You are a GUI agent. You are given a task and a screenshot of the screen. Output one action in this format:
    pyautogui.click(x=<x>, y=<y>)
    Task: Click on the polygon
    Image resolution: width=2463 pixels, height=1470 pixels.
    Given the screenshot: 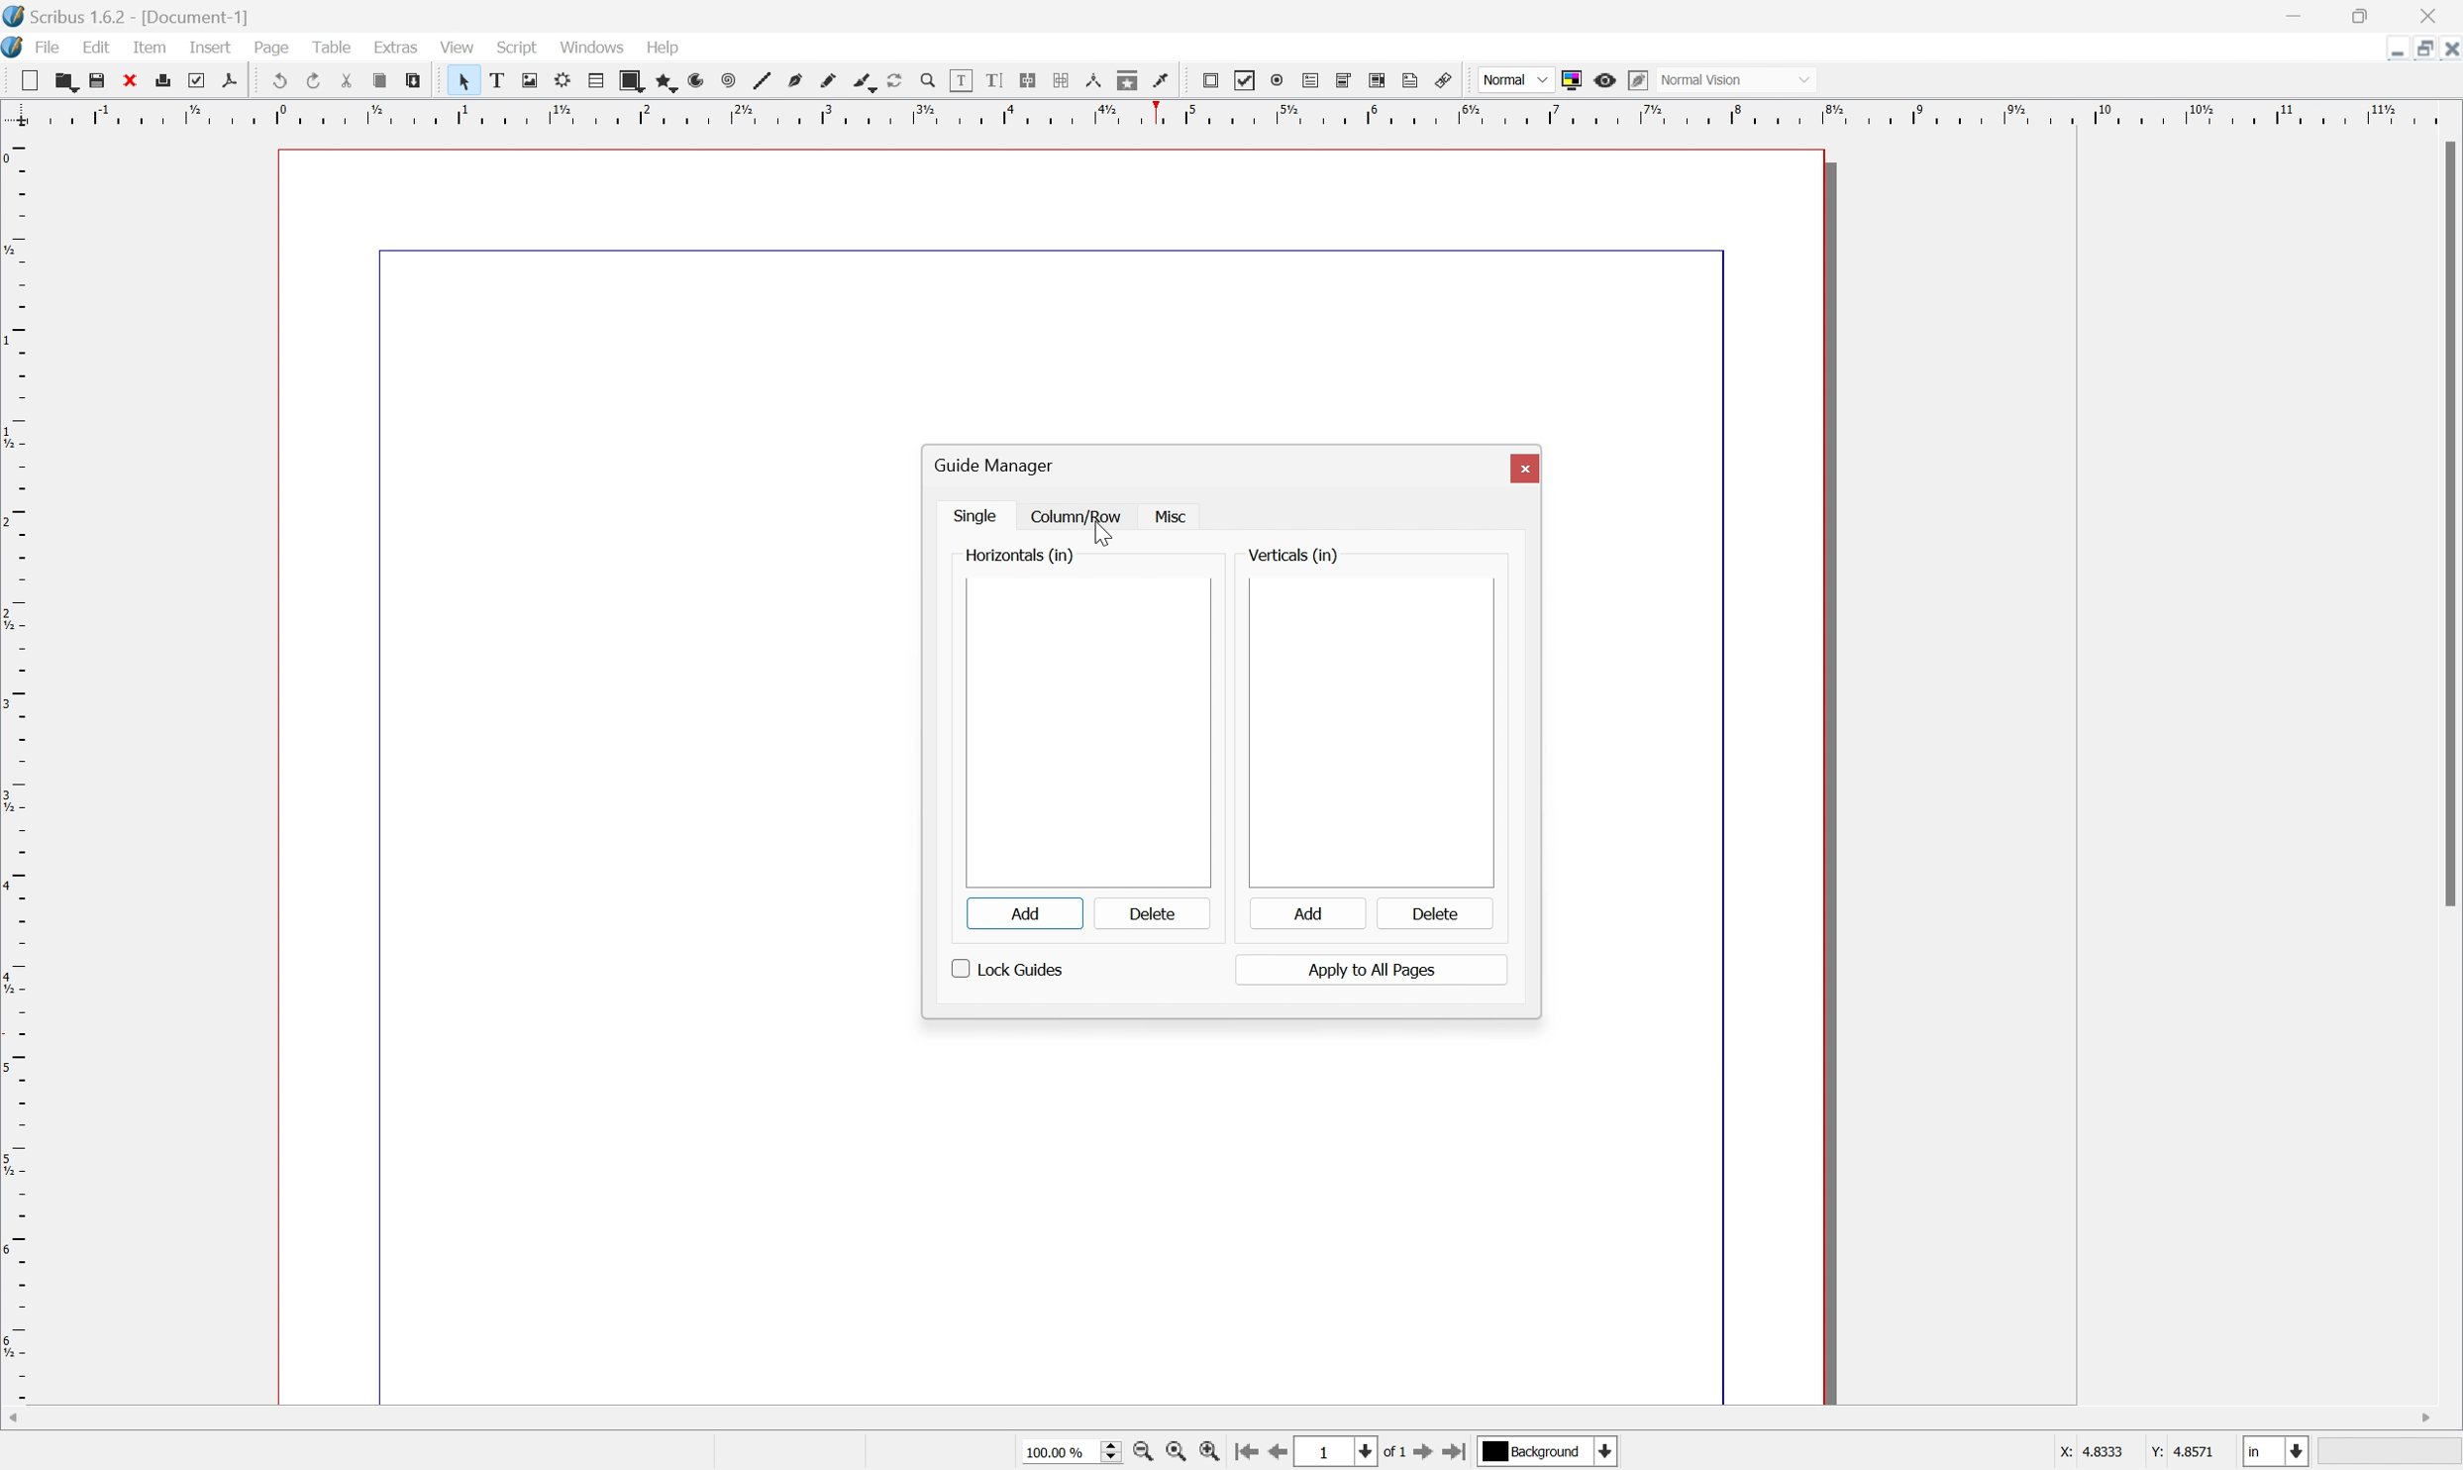 What is the action you would take?
    pyautogui.click(x=665, y=83)
    